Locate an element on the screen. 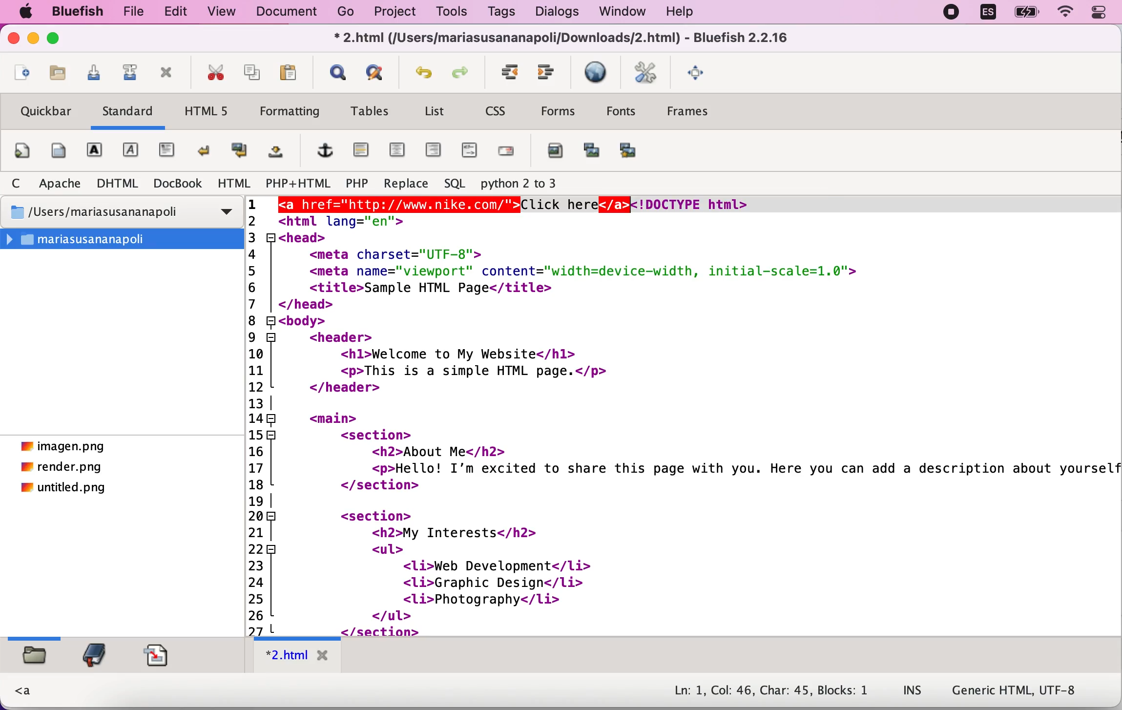 The height and width of the screenshot is (710, 1122). <a href="http://www.nike.com/">Click here</a><!DOCTYPE html>2 <html lang="en">3 <head>4 <meta charset="UTF-8">5 <meta name="viewport" content="width=device-width, initial-scale=1.0">6 <title>Sample HTML Page</title>7 | </head>8 H<body>9 <header>10 <hl>Welcome to My Website</hl>11 <p>This is a simple HTML page.</p>12 </header>13 |14R <main>15 <section>16 <h2>About Me</h2>17 <p>Hello! I'm excited to share this page with you. Here you can add a description about yoursel18 </section>19 |20 <section>21] <h2>My Interests</h2>22 <ul>23 <li>Web Development</li>24 <li>Graphic Design</li>25 <li>Photography</1i>26 </ul>27 L <c/caction> is located at coordinates (680, 418).